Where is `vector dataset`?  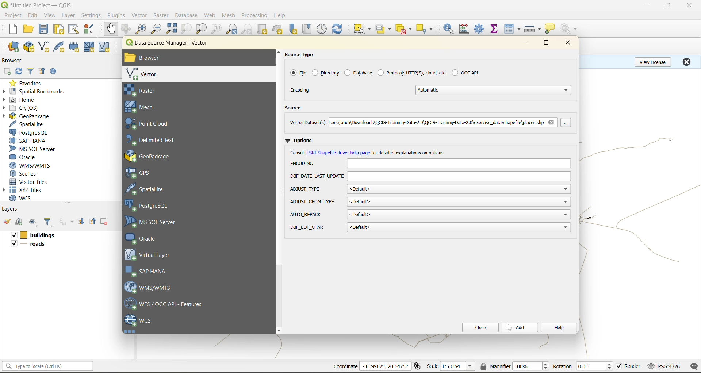
vector dataset is located at coordinates (307, 122).